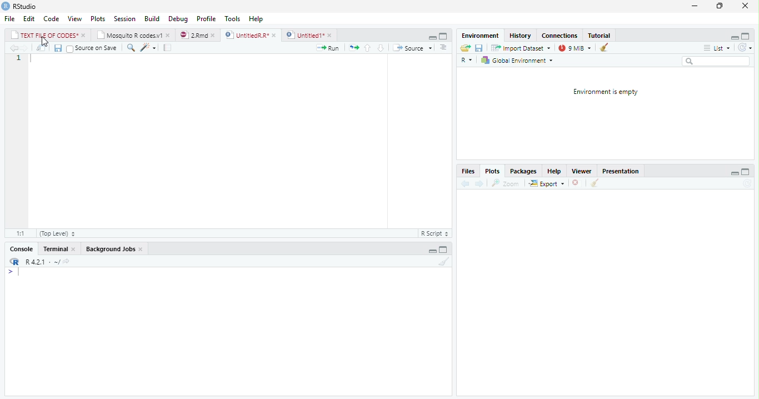  What do you see at coordinates (98, 19) in the screenshot?
I see `Plots` at bounding box center [98, 19].